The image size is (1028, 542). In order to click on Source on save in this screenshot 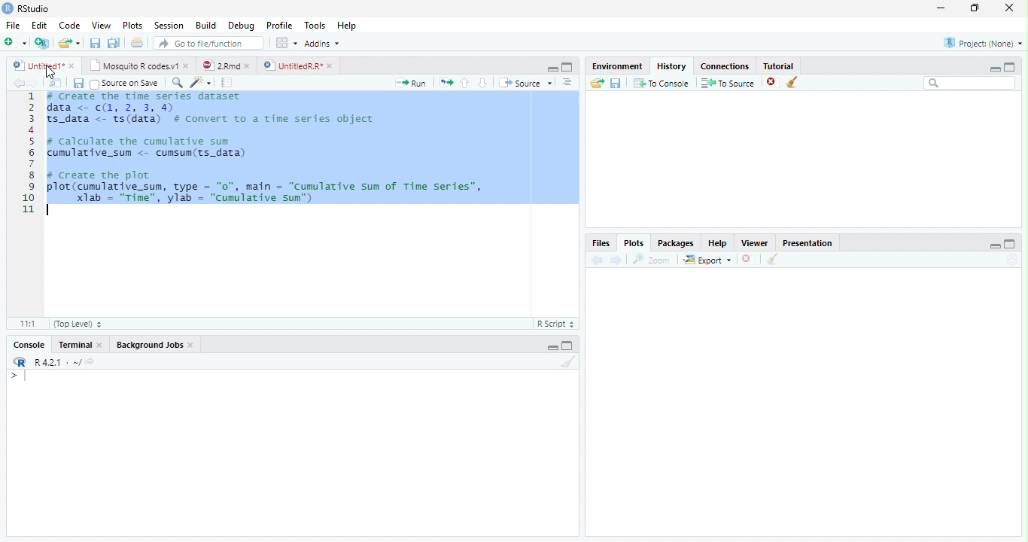, I will do `click(126, 84)`.